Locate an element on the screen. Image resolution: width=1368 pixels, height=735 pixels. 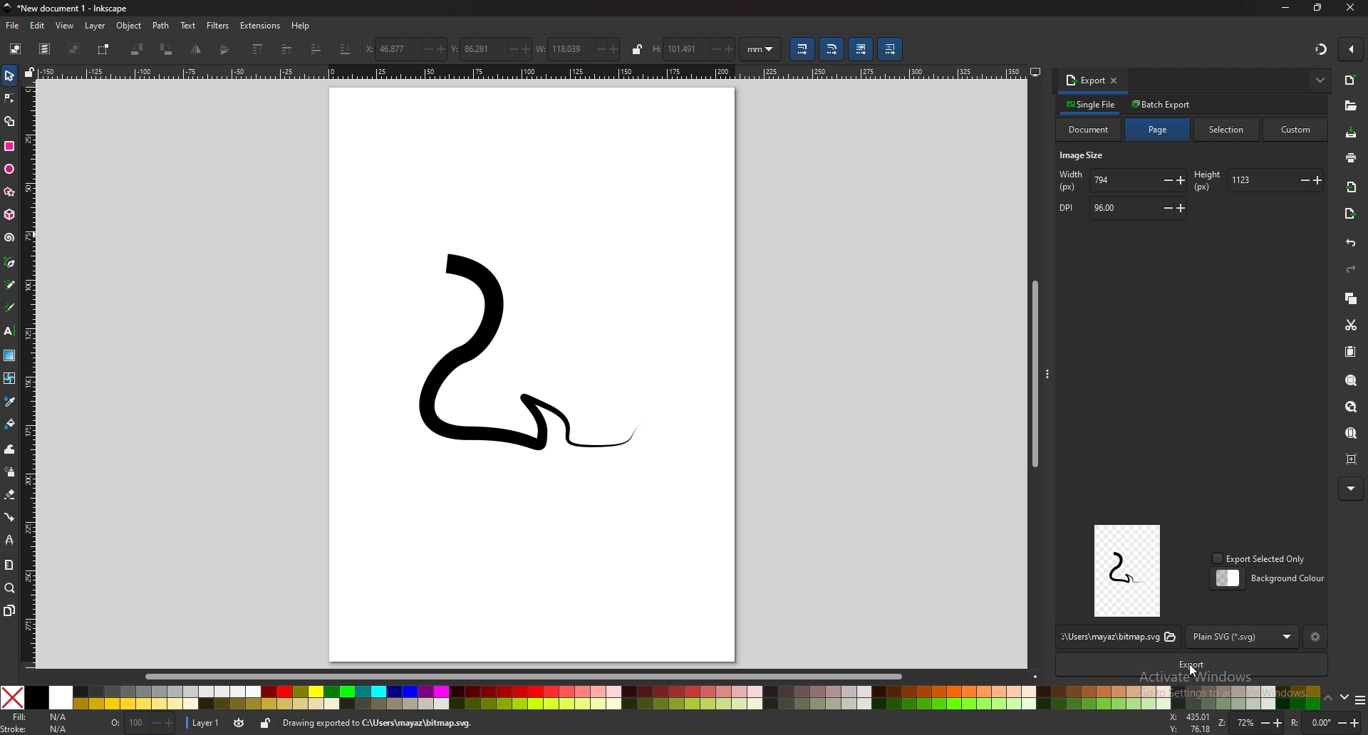
image size is located at coordinates (1085, 157).